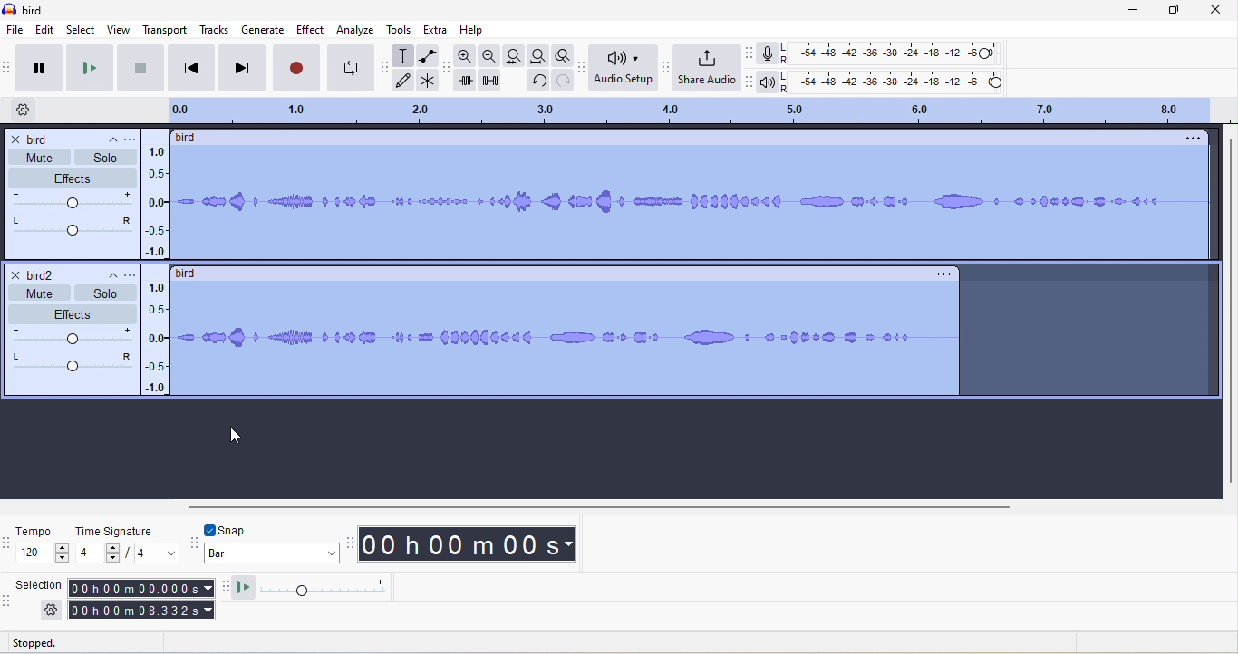 Image resolution: width=1238 pixels, height=654 pixels. I want to click on selection tool, so click(405, 57).